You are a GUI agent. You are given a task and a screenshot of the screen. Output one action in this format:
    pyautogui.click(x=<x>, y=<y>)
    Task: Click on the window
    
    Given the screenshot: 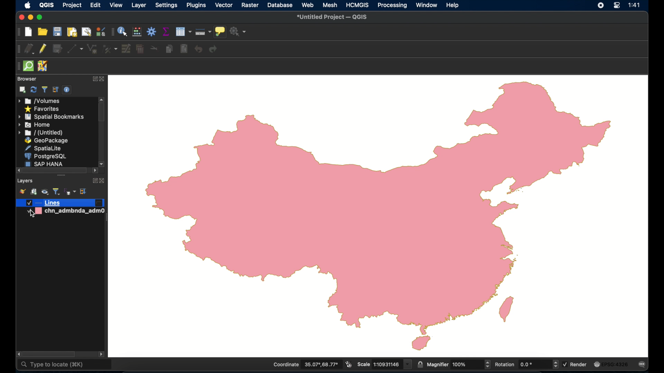 What is the action you would take?
    pyautogui.click(x=426, y=5)
    